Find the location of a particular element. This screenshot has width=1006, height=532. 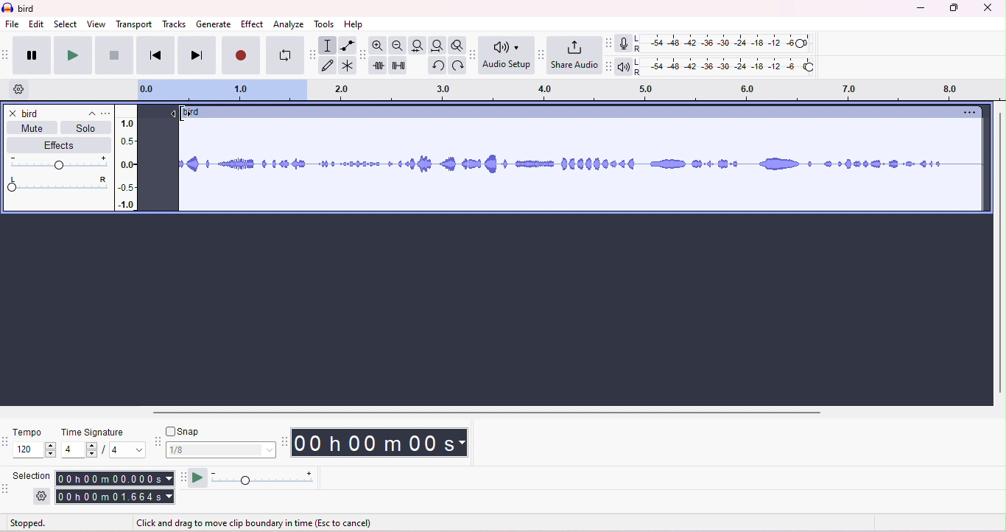

tempo tool bar is located at coordinates (7, 441).